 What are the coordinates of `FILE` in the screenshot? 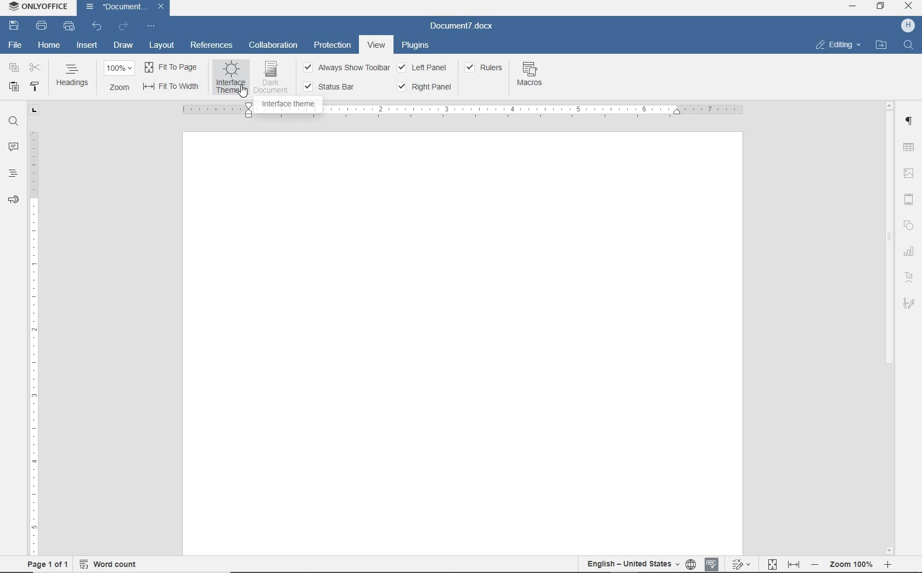 It's located at (14, 47).